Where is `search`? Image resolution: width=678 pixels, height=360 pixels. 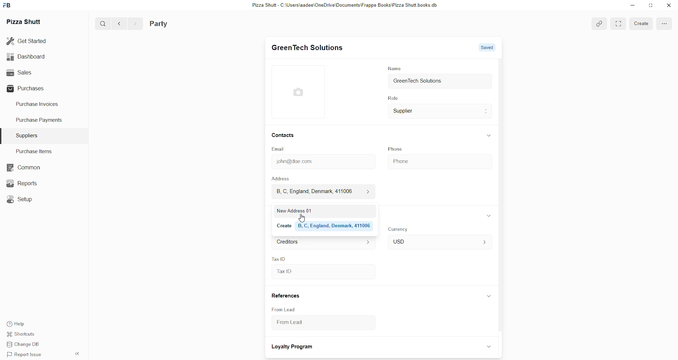 search is located at coordinates (100, 24).